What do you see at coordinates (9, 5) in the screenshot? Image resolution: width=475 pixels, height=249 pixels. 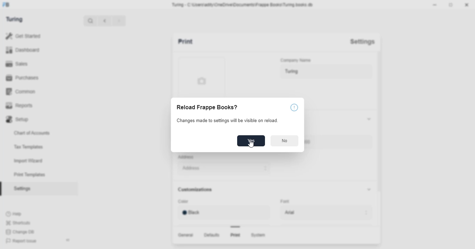 I see `frappebooks logo` at bounding box center [9, 5].